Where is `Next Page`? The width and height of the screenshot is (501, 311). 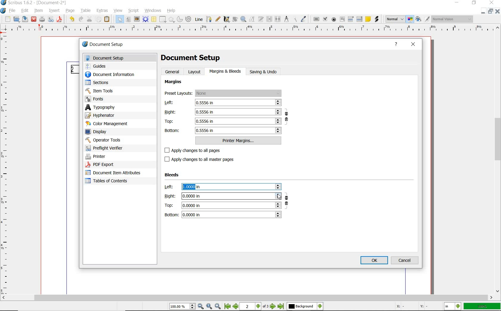
Next Page is located at coordinates (273, 307).